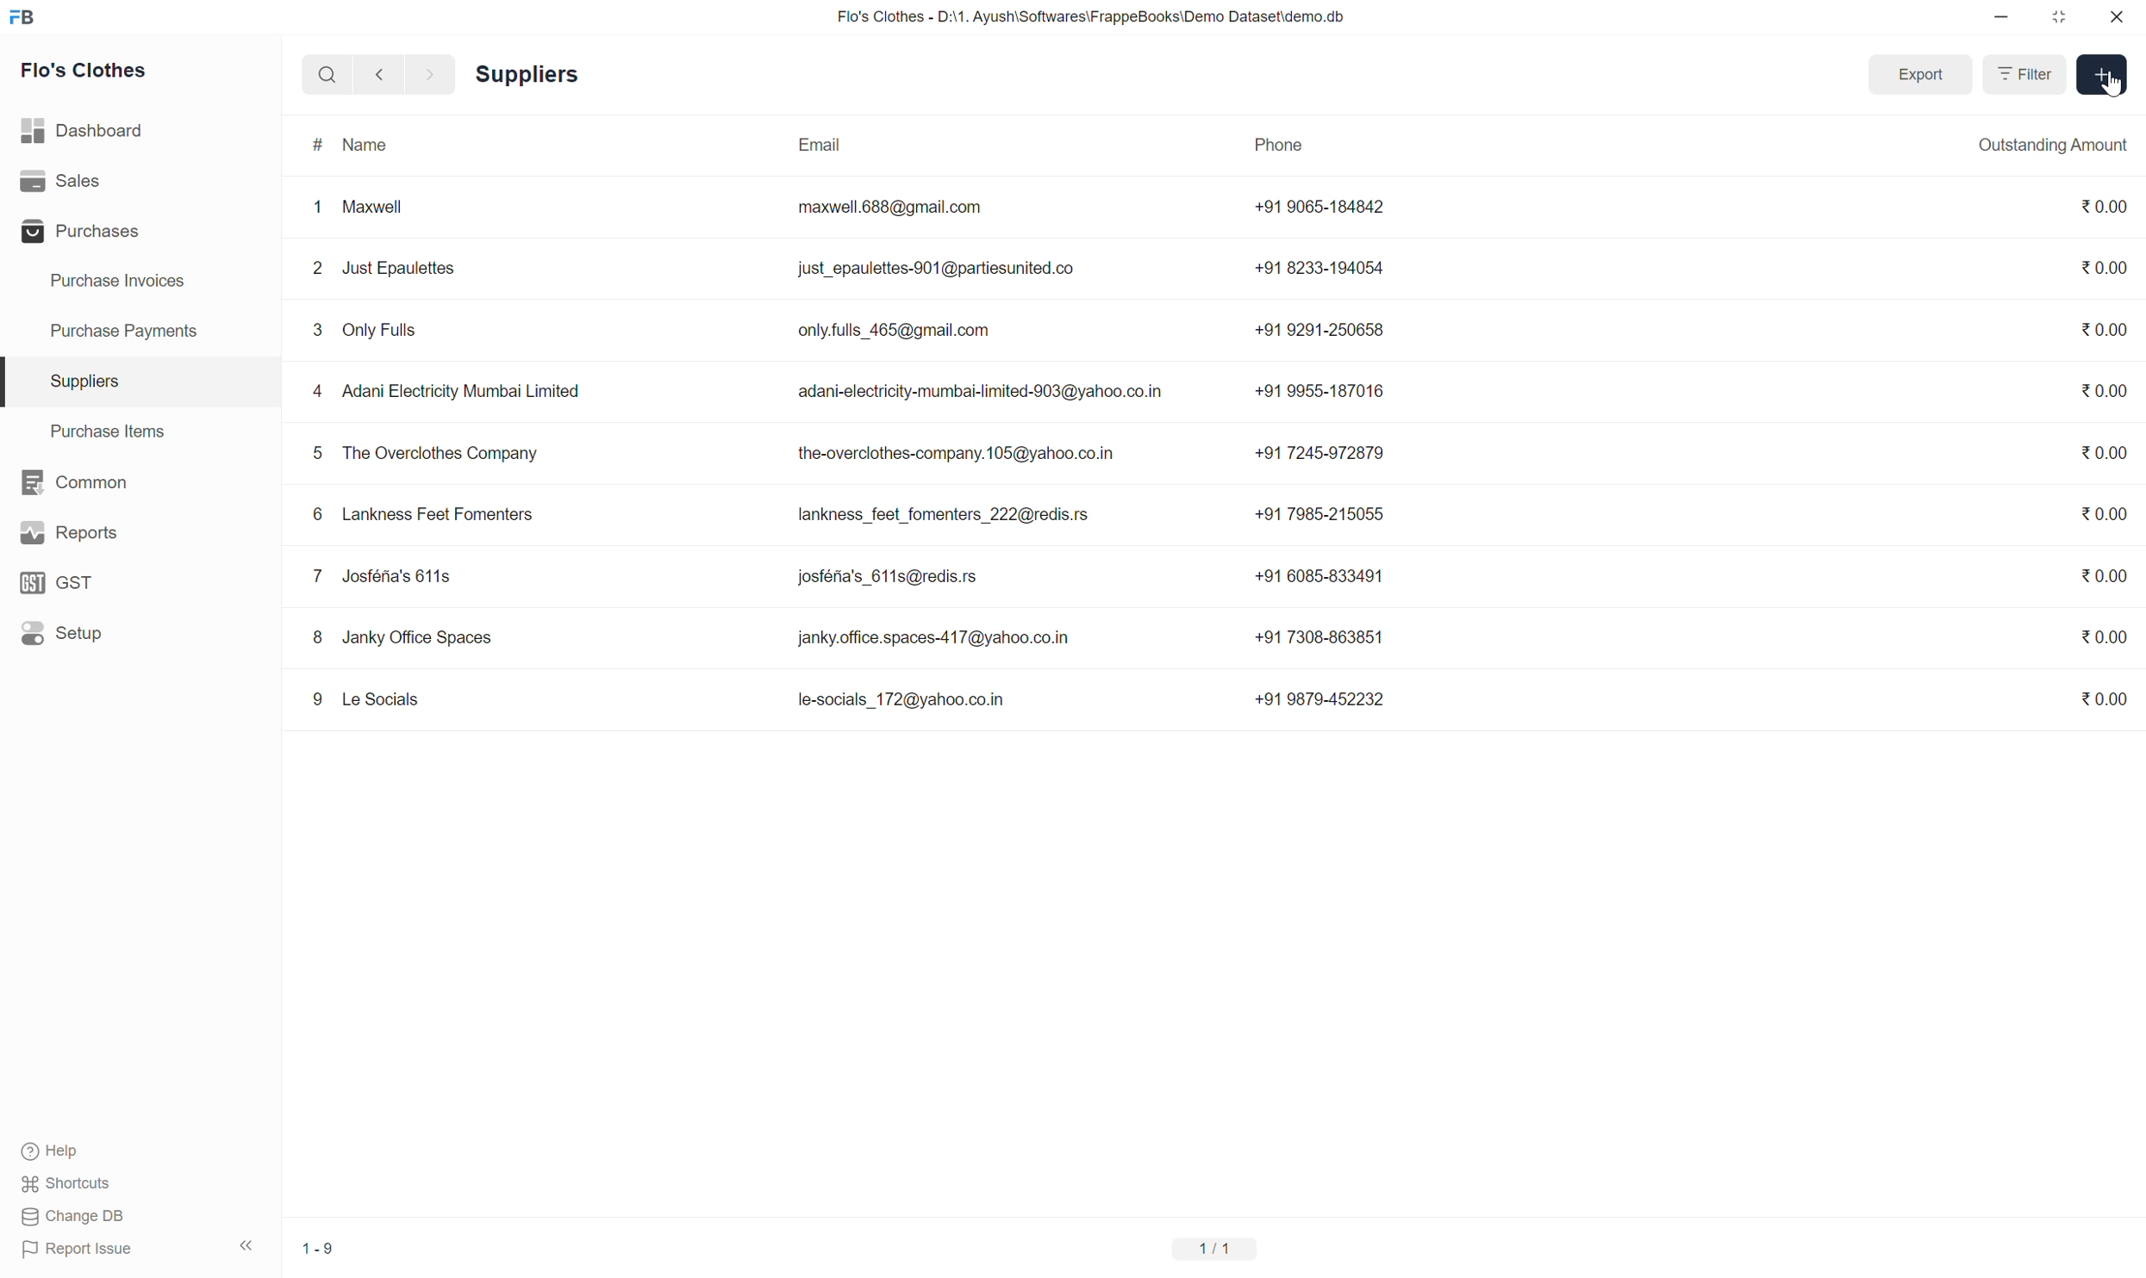 Image resolution: width=2146 pixels, height=1278 pixels. Describe the element at coordinates (1920, 75) in the screenshot. I see `Export` at that location.